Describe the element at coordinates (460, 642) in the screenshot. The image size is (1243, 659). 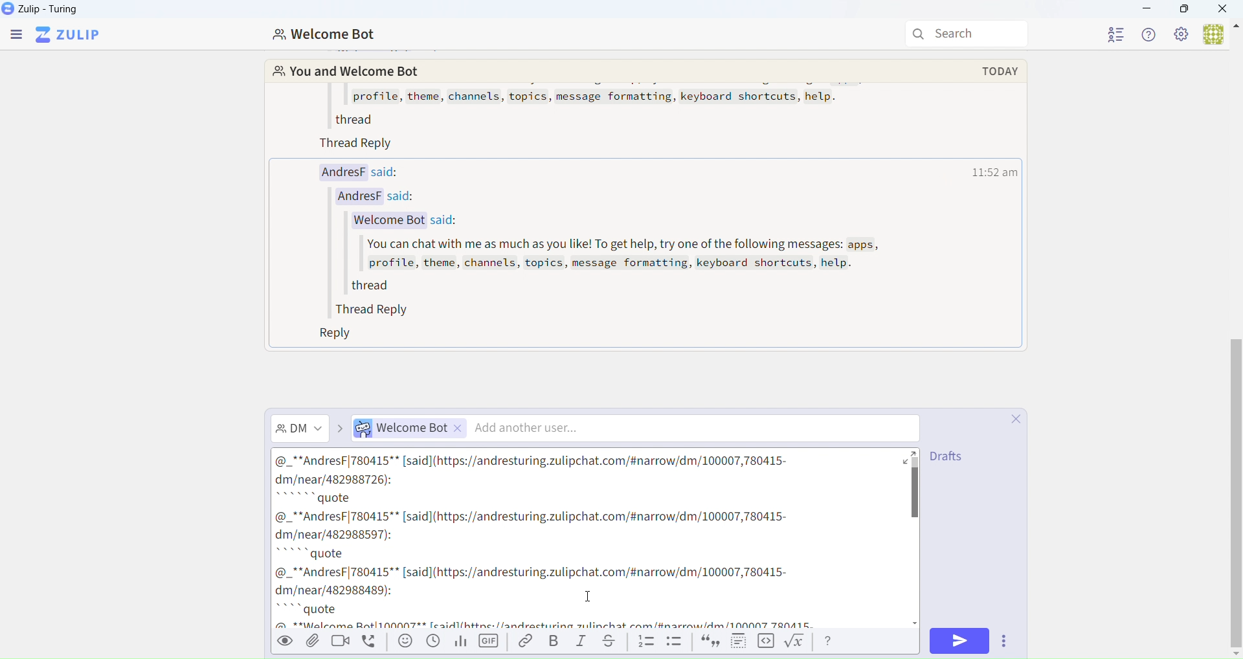
I see `Stats` at that location.